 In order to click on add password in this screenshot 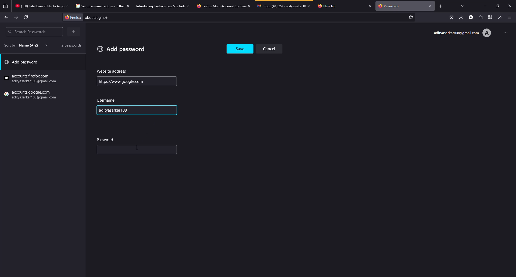, I will do `click(23, 63)`.